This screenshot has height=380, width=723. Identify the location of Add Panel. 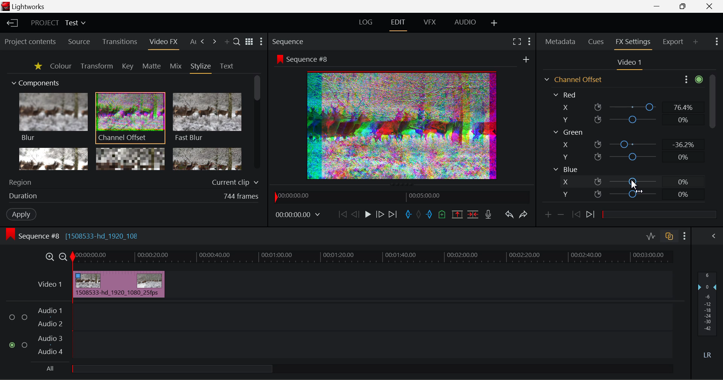
(695, 42).